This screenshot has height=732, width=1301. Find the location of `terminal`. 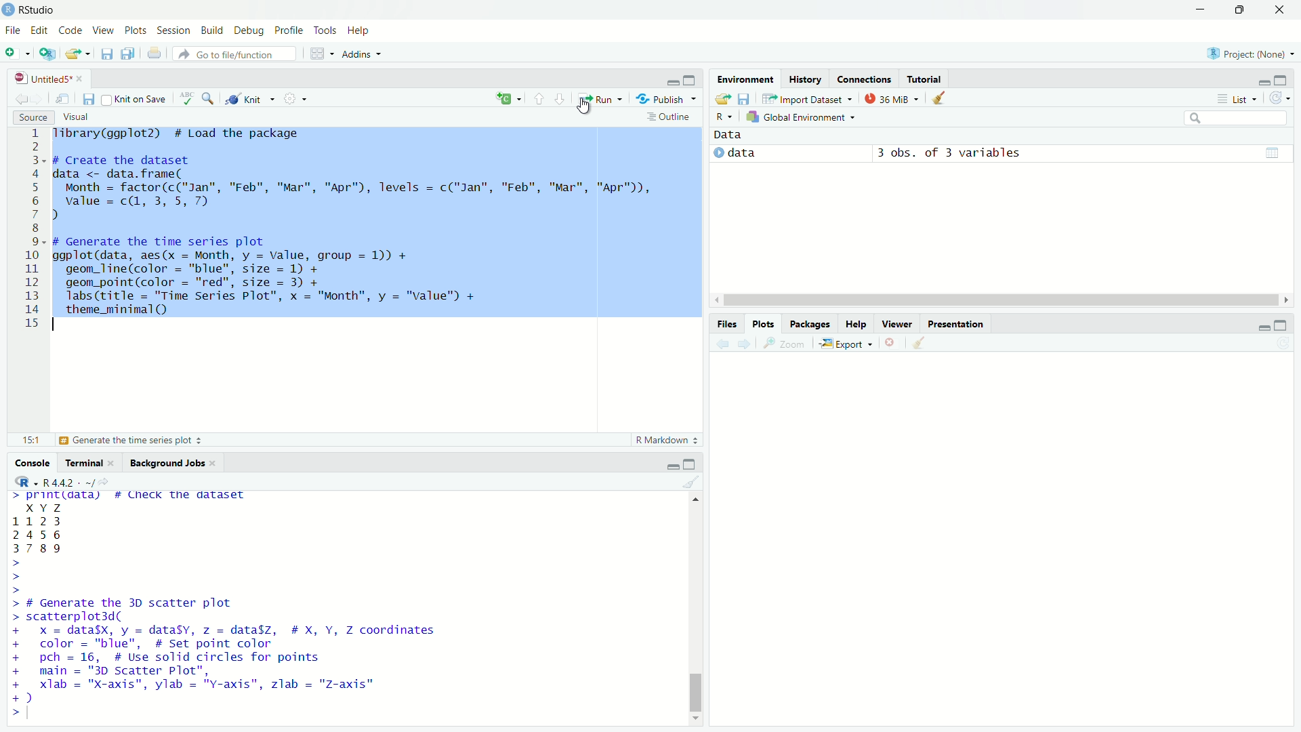

terminal is located at coordinates (81, 462).